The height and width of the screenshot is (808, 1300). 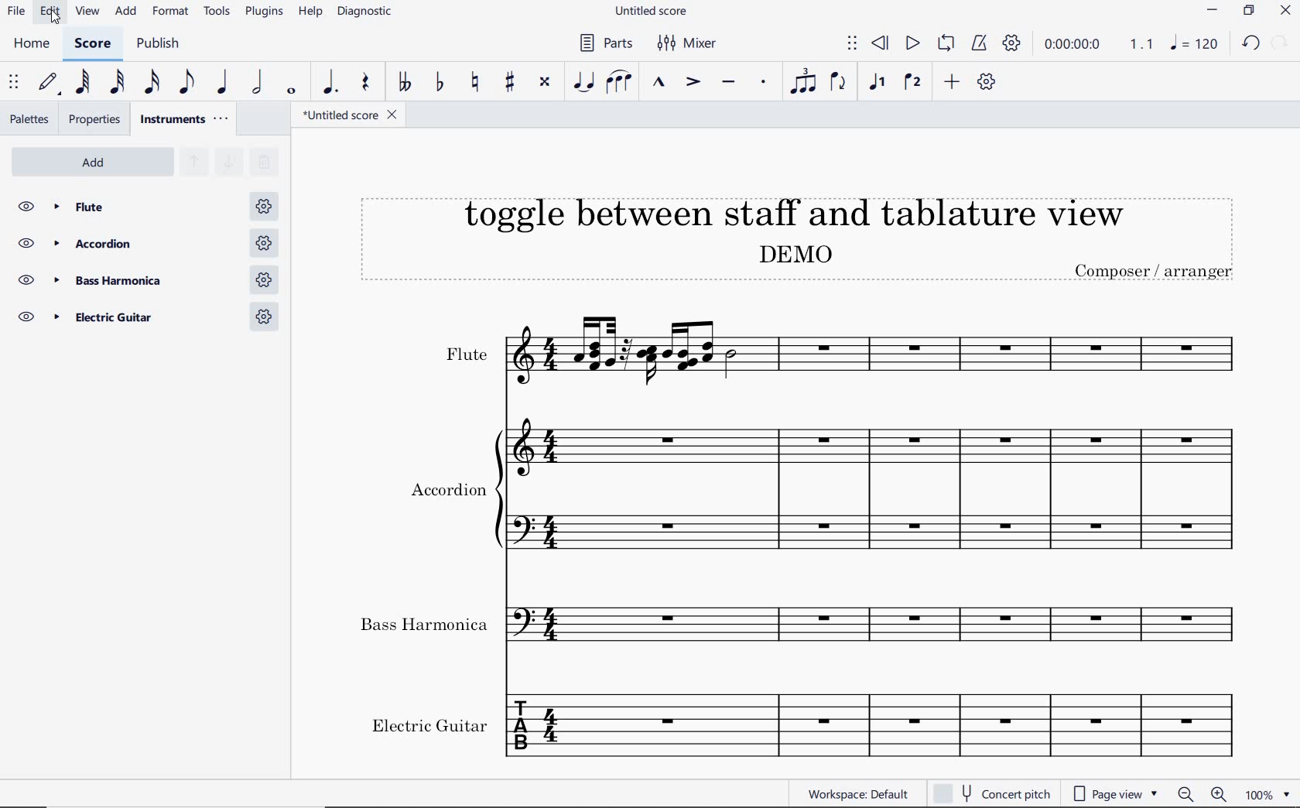 I want to click on play, so click(x=912, y=43).